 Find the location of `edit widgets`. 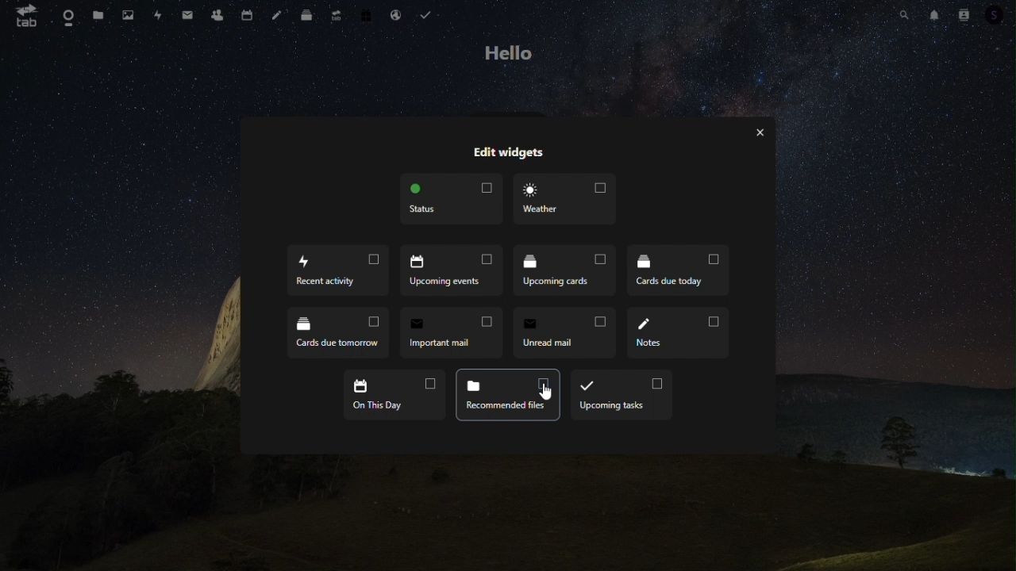

edit widgets is located at coordinates (506, 154).